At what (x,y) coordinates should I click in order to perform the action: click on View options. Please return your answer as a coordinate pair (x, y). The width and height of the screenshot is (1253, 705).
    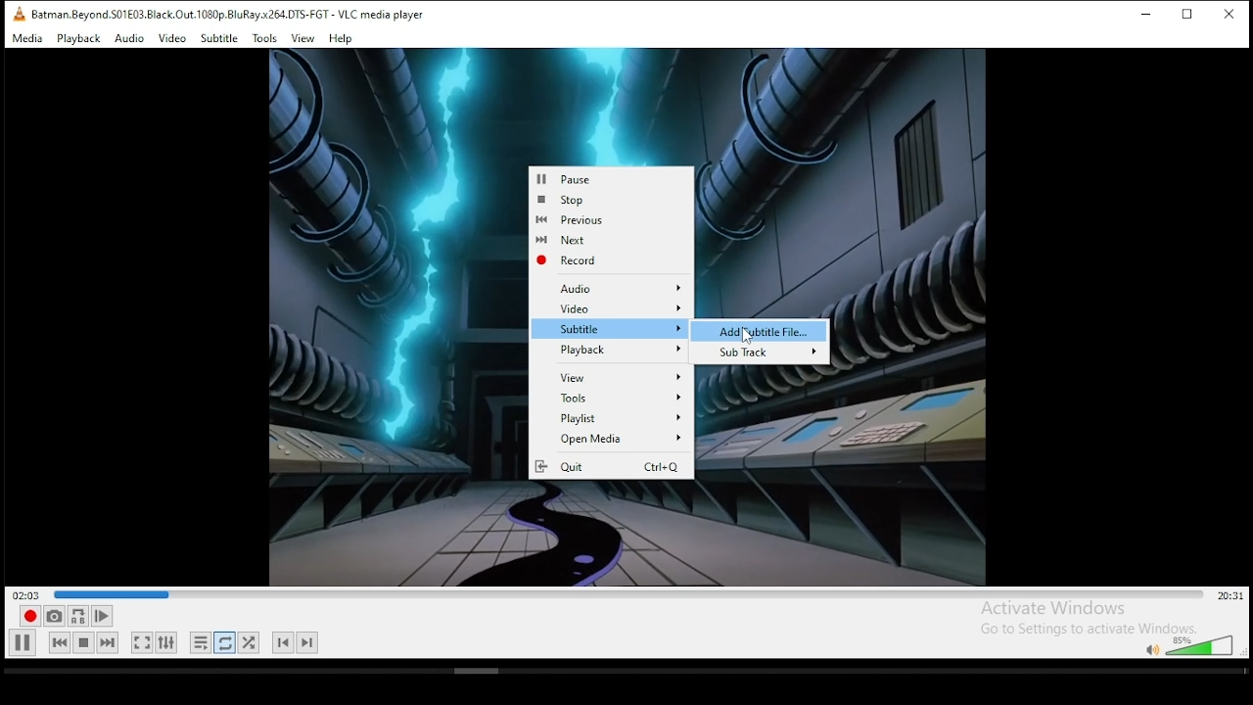
    Looking at the image, I should click on (615, 376).